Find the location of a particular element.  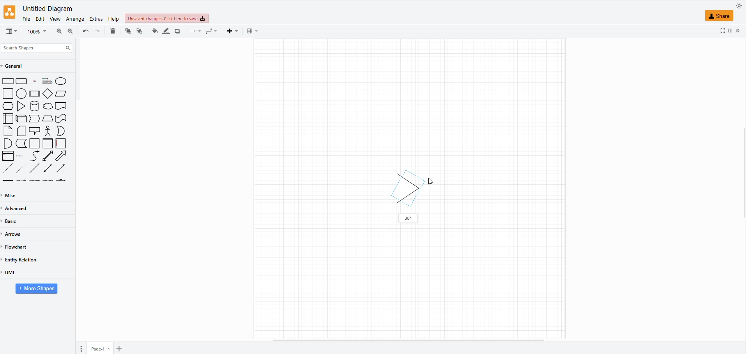

undo is located at coordinates (97, 31).